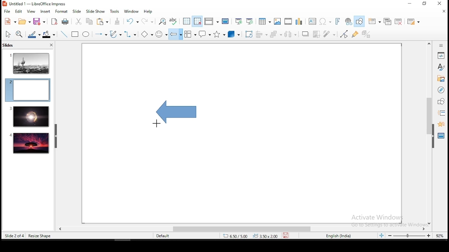 The width and height of the screenshot is (449, 252). What do you see at coordinates (48, 35) in the screenshot?
I see `shape fill` at bounding box center [48, 35].